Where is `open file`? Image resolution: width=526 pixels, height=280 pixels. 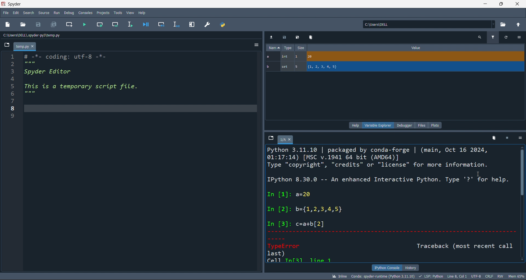 open file is located at coordinates (24, 25).